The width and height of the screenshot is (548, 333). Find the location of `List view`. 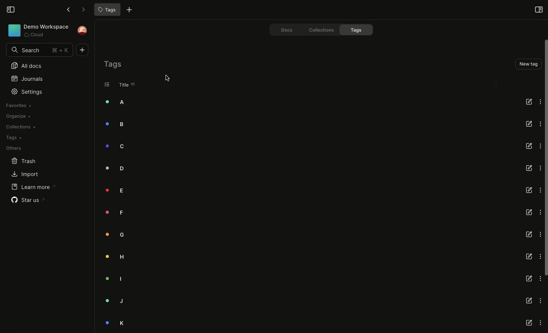

List view is located at coordinates (107, 84).